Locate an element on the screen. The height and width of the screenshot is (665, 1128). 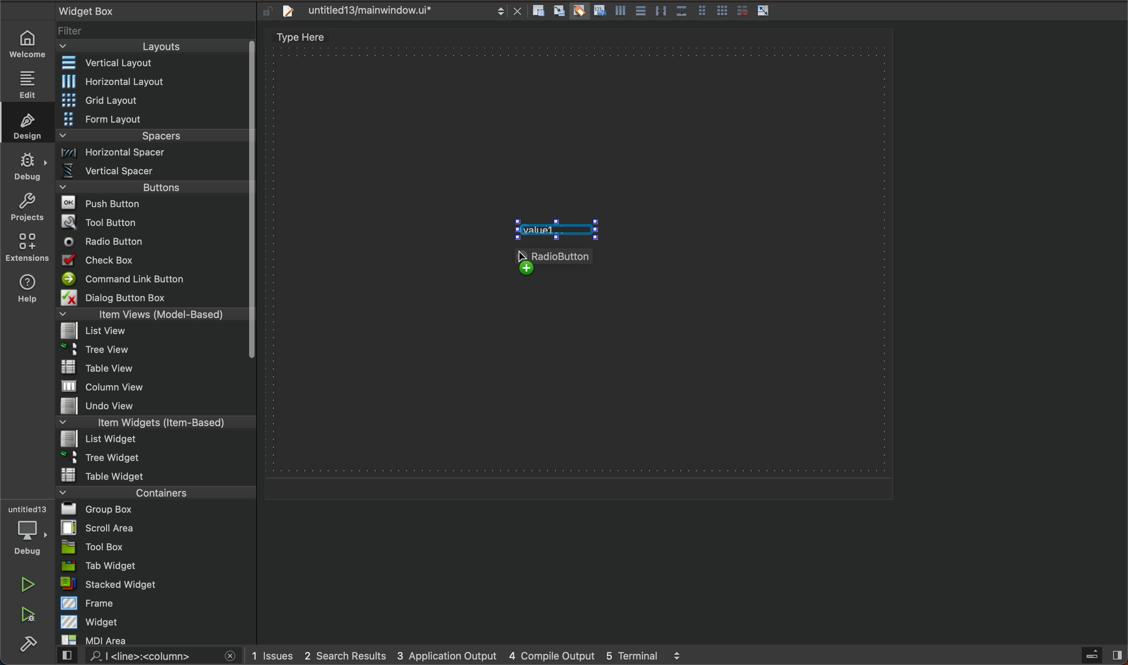
 is located at coordinates (619, 13).